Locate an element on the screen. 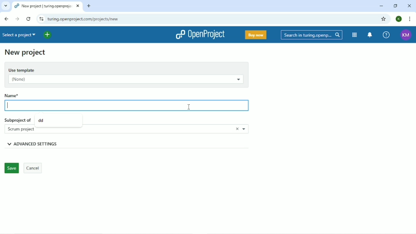 The width and height of the screenshot is (416, 234). Choose is located at coordinates (245, 129).